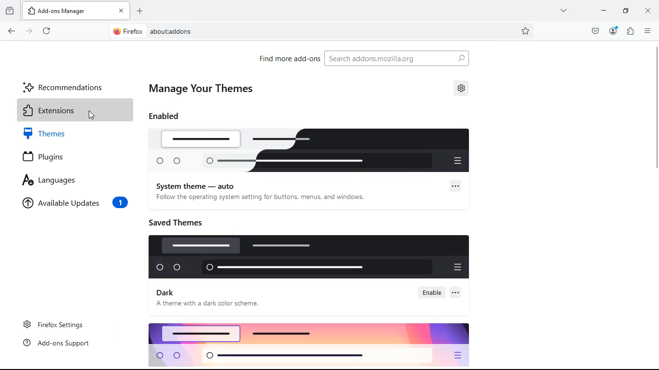 The image size is (659, 370). Describe the element at coordinates (140, 11) in the screenshot. I see `open new tab` at that location.